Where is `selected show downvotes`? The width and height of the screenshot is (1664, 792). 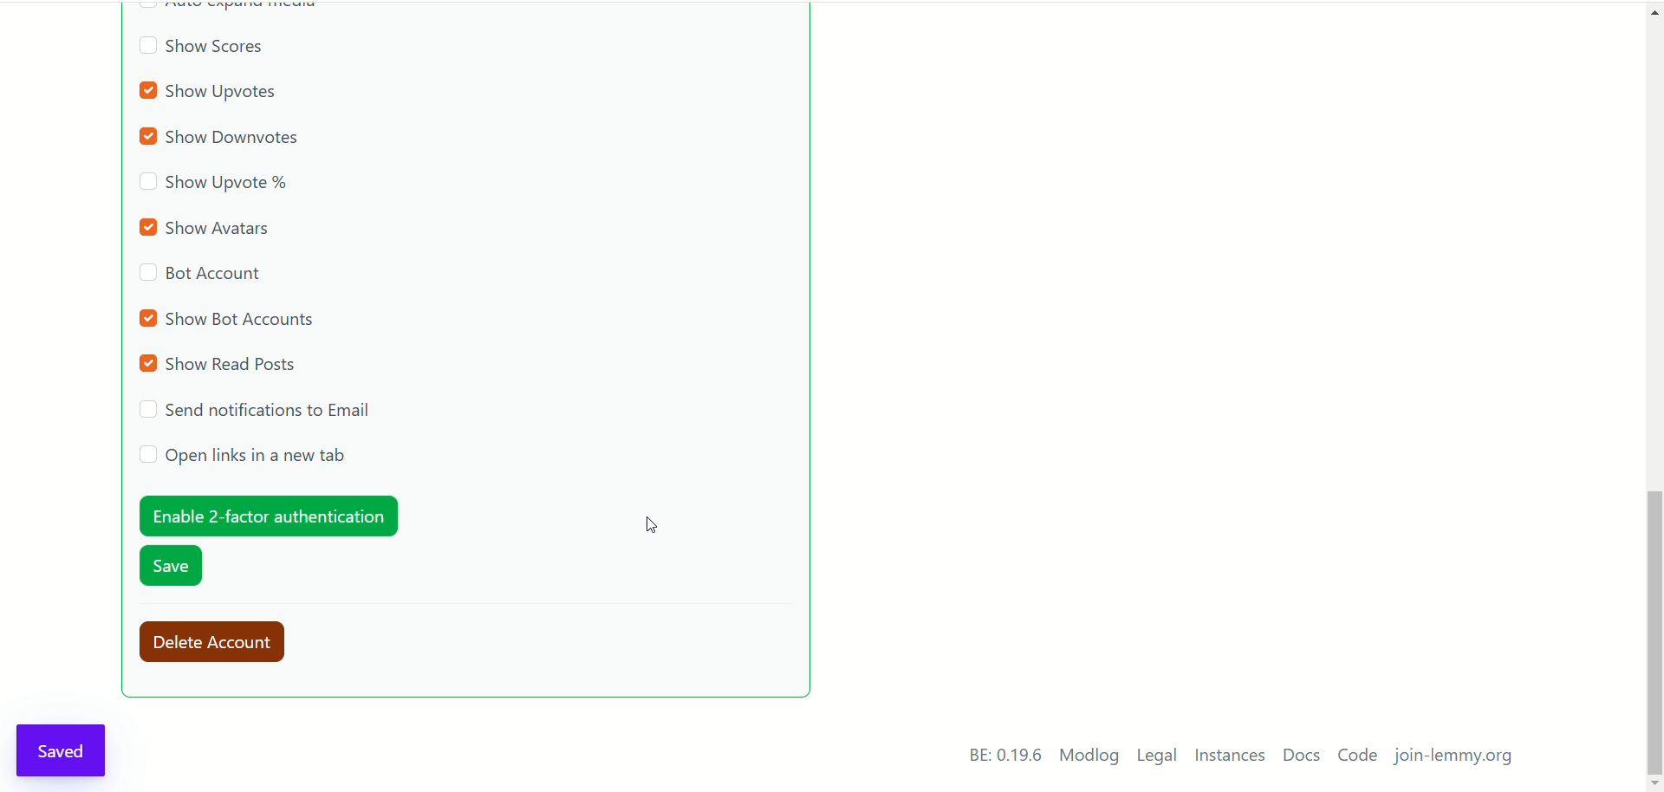 selected show downvotes is located at coordinates (225, 139).